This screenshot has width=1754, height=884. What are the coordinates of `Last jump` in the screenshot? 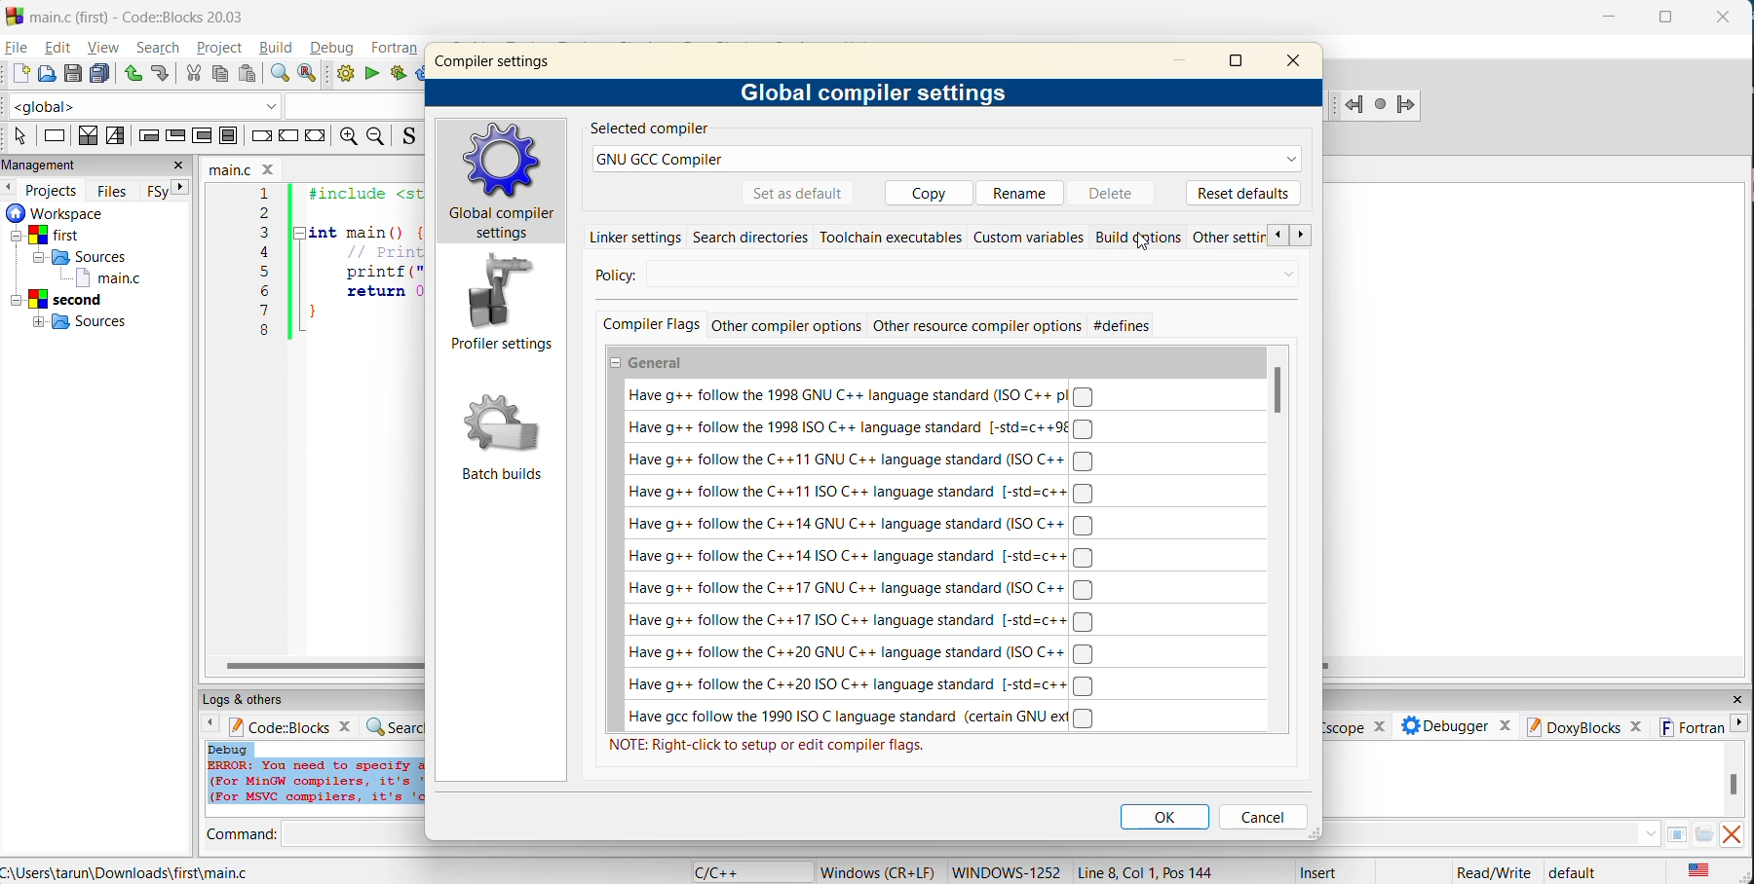 It's located at (1379, 105).